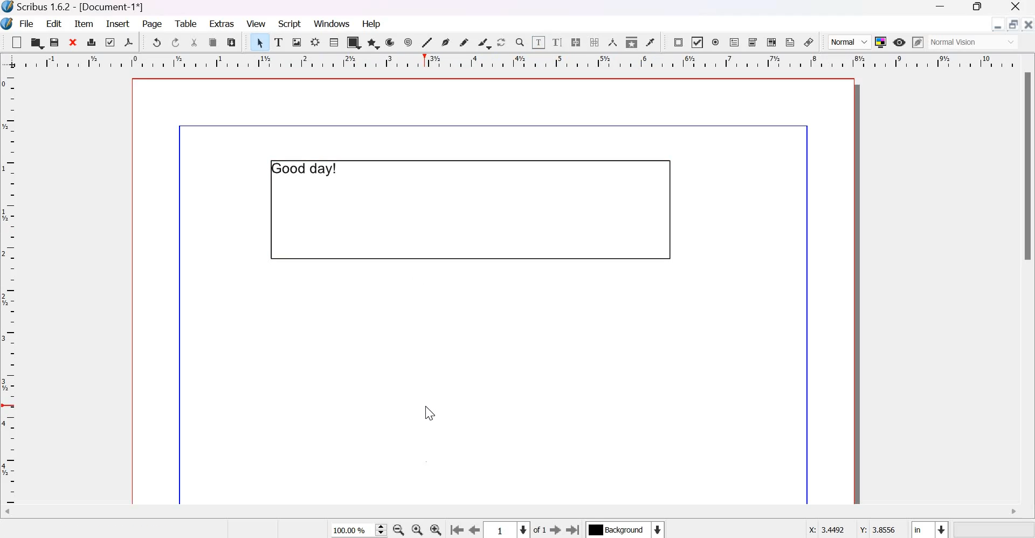  What do you see at coordinates (333, 24) in the screenshot?
I see `windows` at bounding box center [333, 24].